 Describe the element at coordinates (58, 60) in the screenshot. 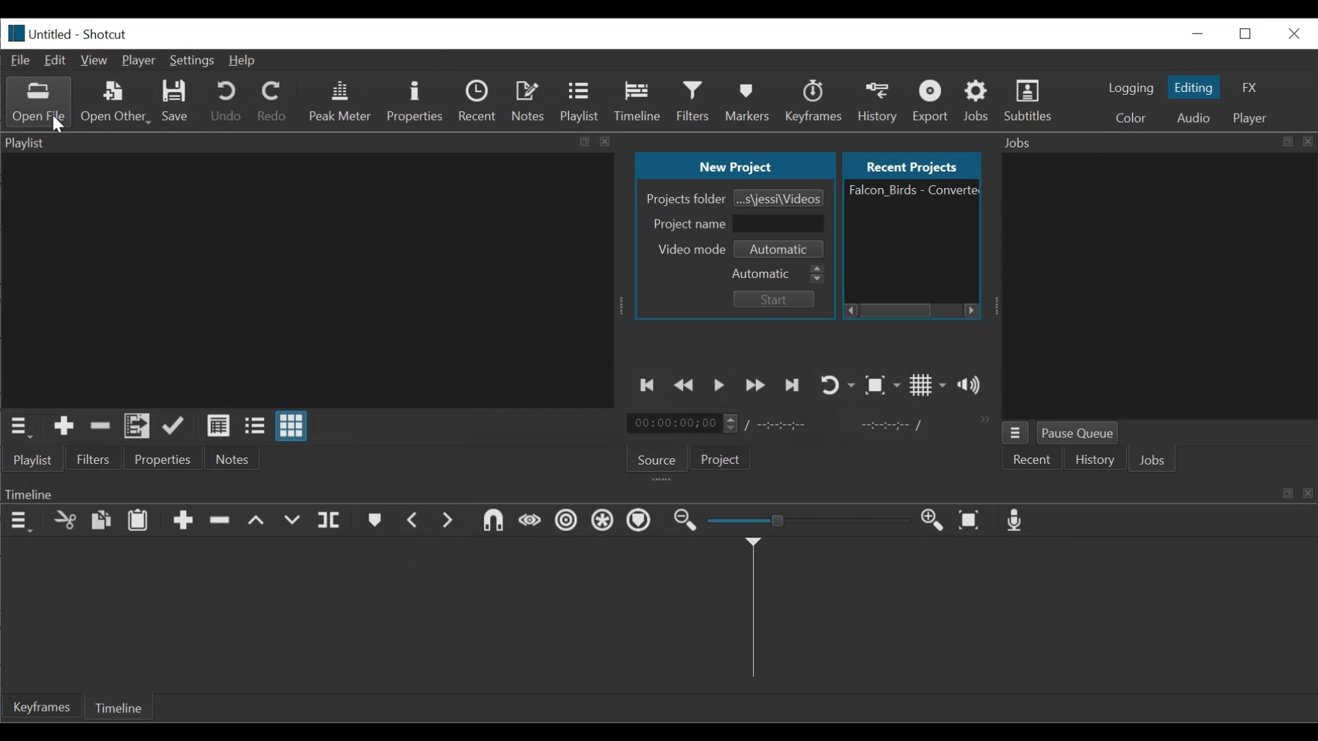

I see `Edit` at that location.